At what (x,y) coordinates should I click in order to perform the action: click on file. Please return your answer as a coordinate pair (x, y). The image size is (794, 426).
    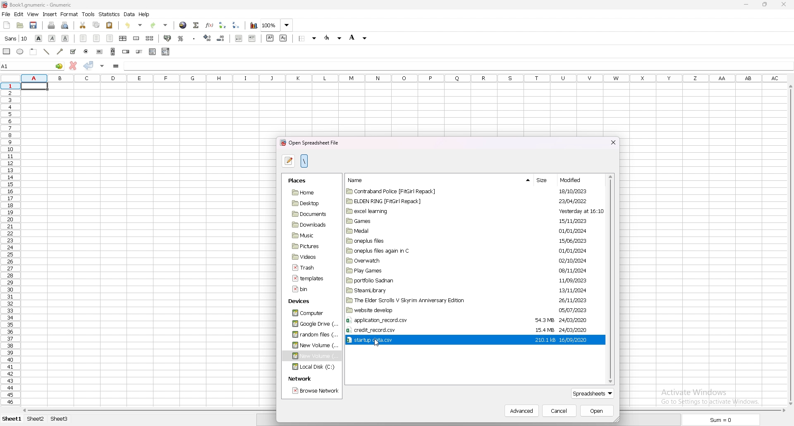
    Looking at the image, I should click on (308, 290).